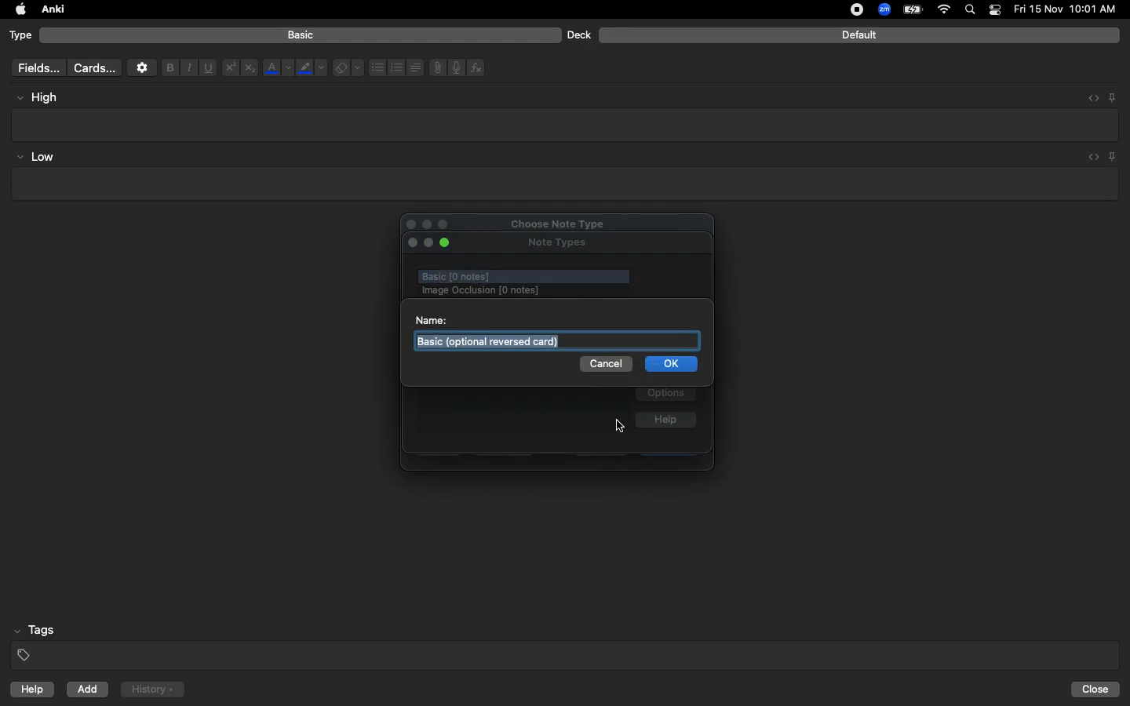 This screenshot has height=706, width=1130. What do you see at coordinates (859, 35) in the screenshot?
I see `Default` at bounding box center [859, 35].